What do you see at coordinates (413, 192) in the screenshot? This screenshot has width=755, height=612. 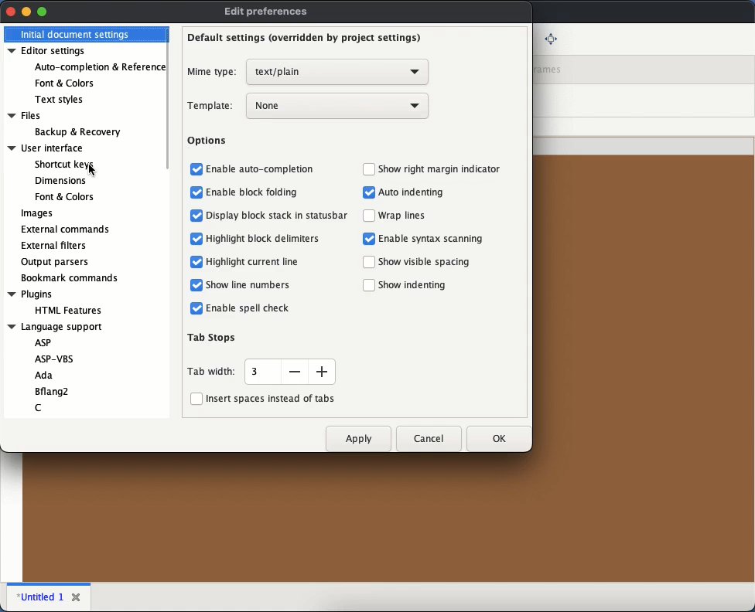 I see `Auto indenting` at bounding box center [413, 192].